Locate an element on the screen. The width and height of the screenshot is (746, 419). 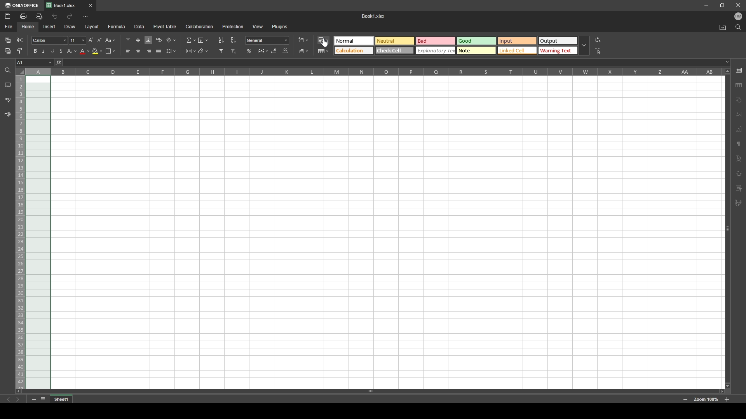
underline is located at coordinates (52, 51).